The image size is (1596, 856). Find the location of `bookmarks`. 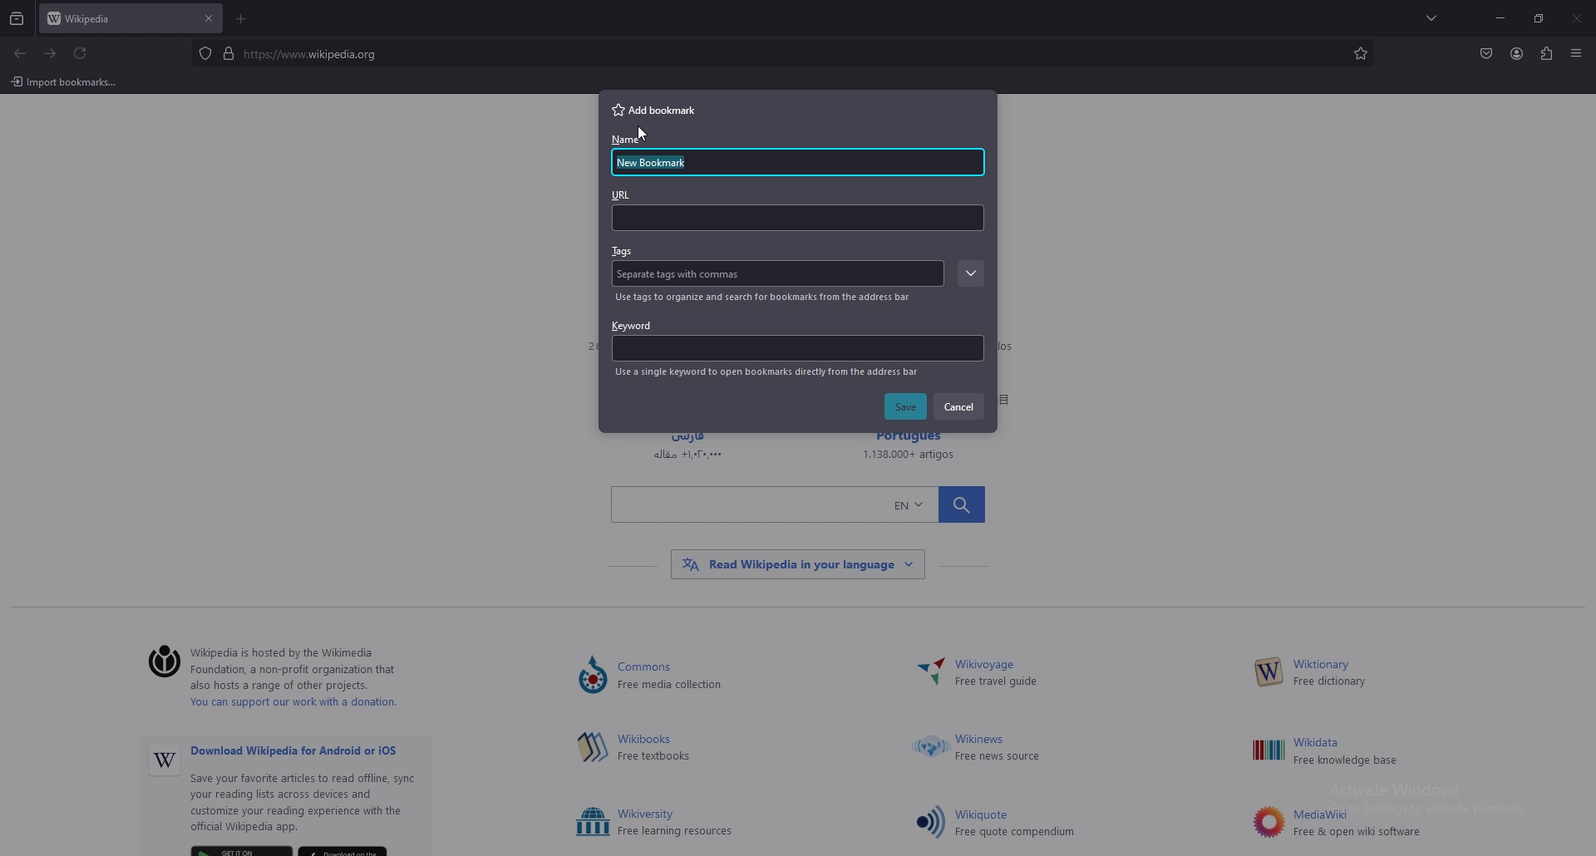

bookmarks is located at coordinates (1360, 53).